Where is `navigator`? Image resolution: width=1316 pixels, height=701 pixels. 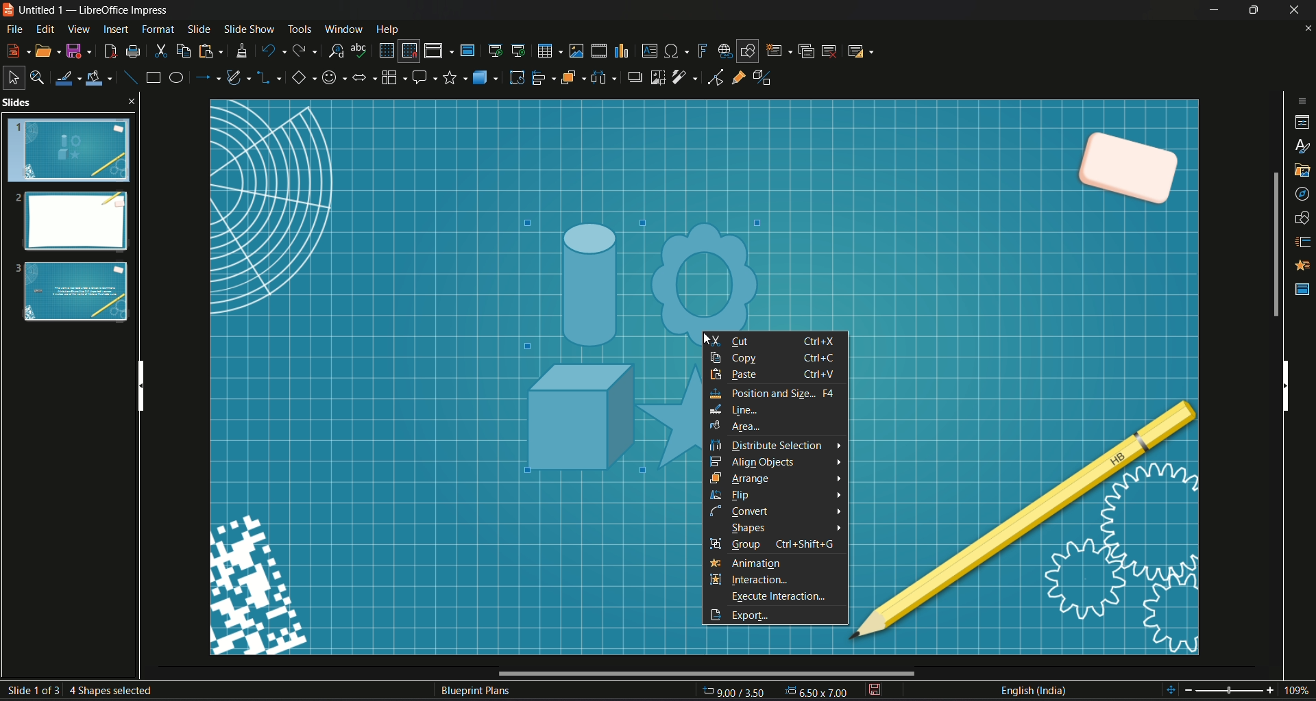
navigator is located at coordinates (1302, 196).